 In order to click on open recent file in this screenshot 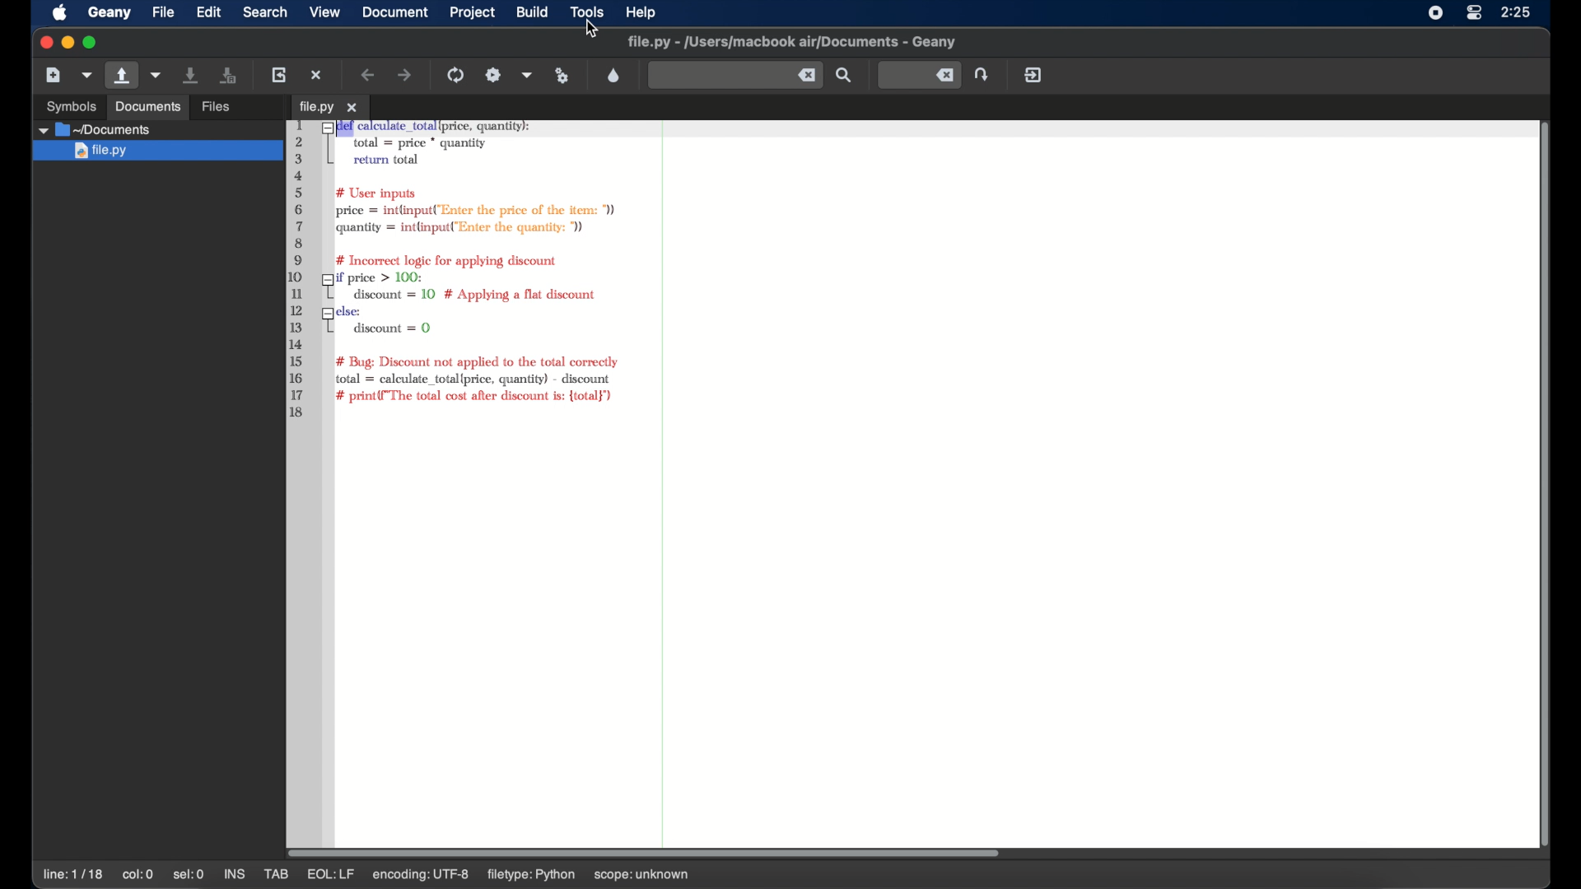, I will do `click(157, 76)`.